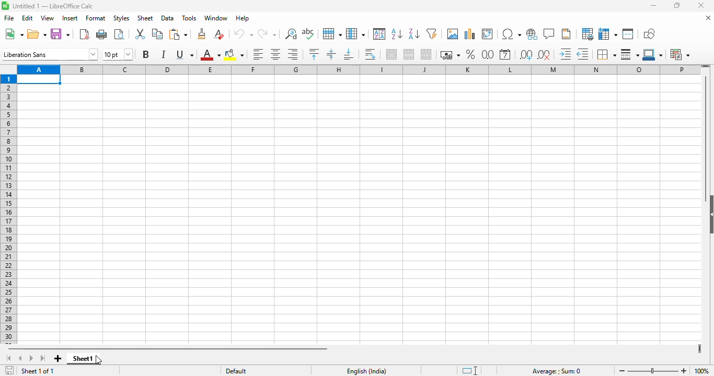  What do you see at coordinates (314, 54) in the screenshot?
I see `align top` at bounding box center [314, 54].